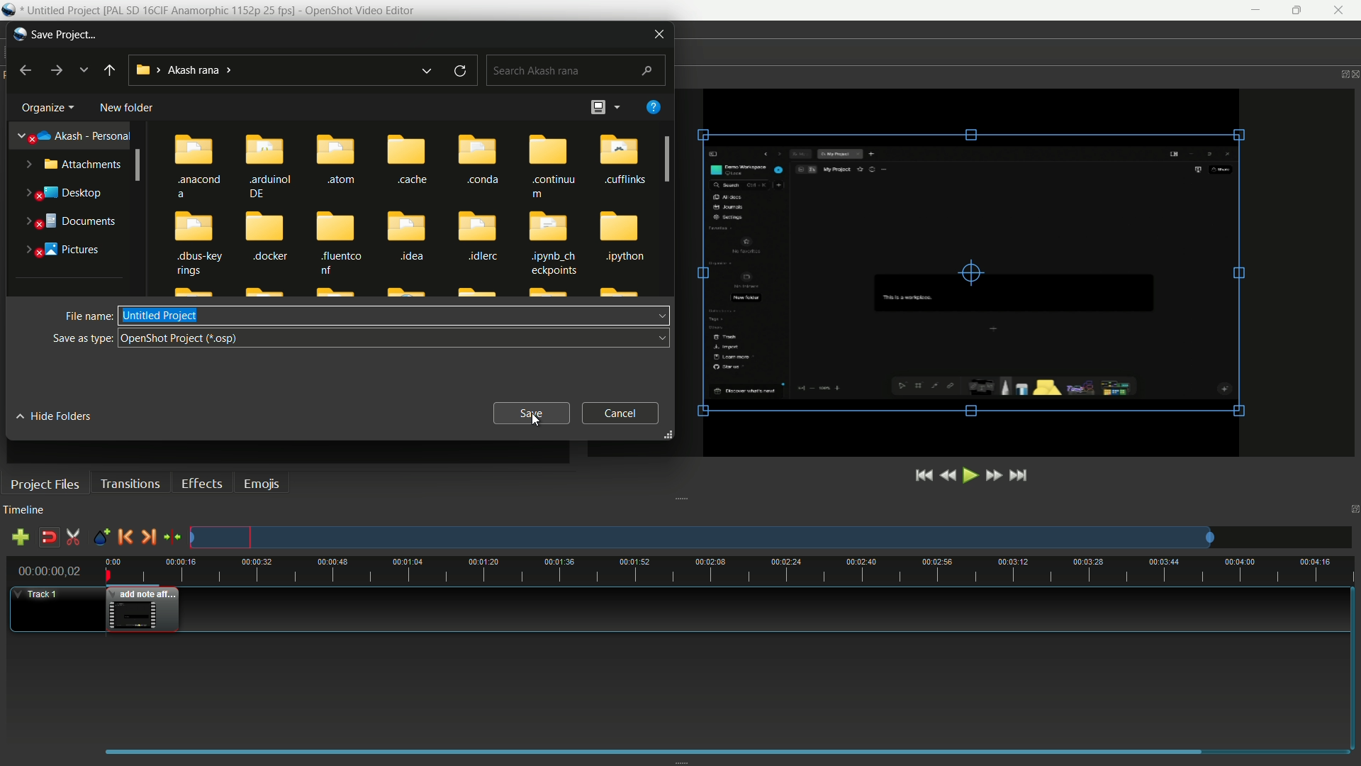 The width and height of the screenshot is (1361, 766). What do you see at coordinates (1256, 11) in the screenshot?
I see `minimize` at bounding box center [1256, 11].